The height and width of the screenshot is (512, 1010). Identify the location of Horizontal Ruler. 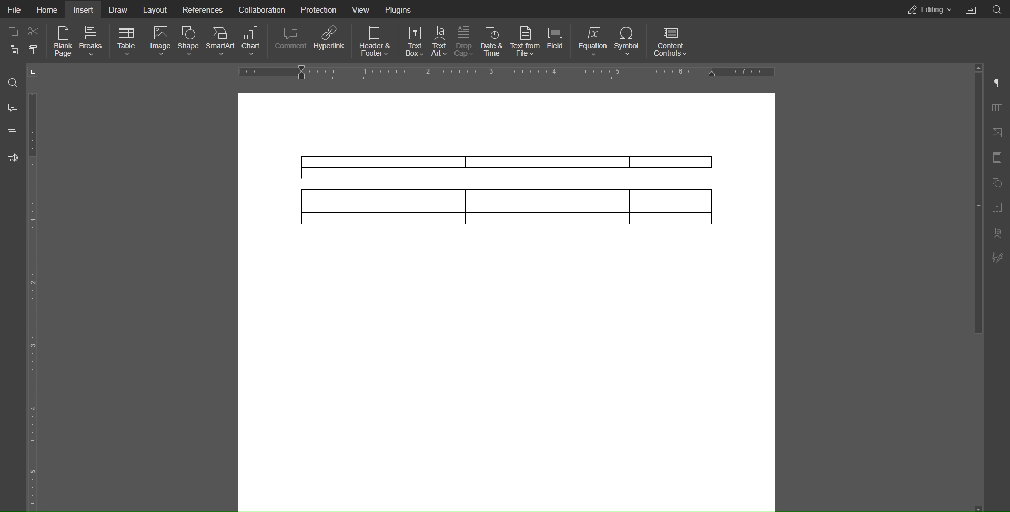
(511, 72).